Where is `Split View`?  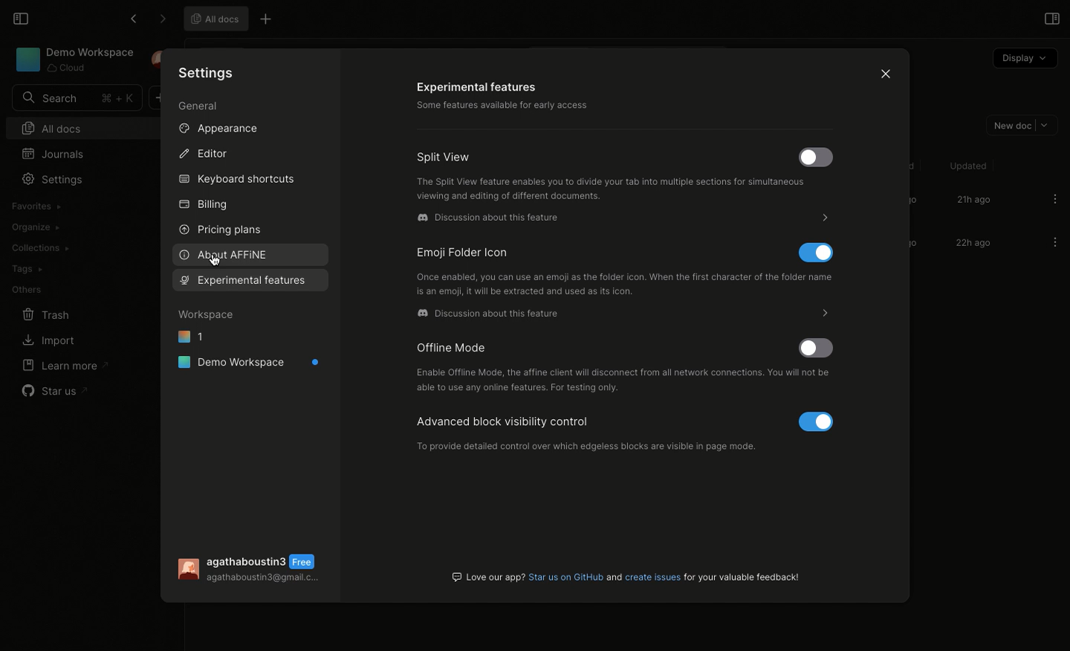 Split View is located at coordinates (445, 158).